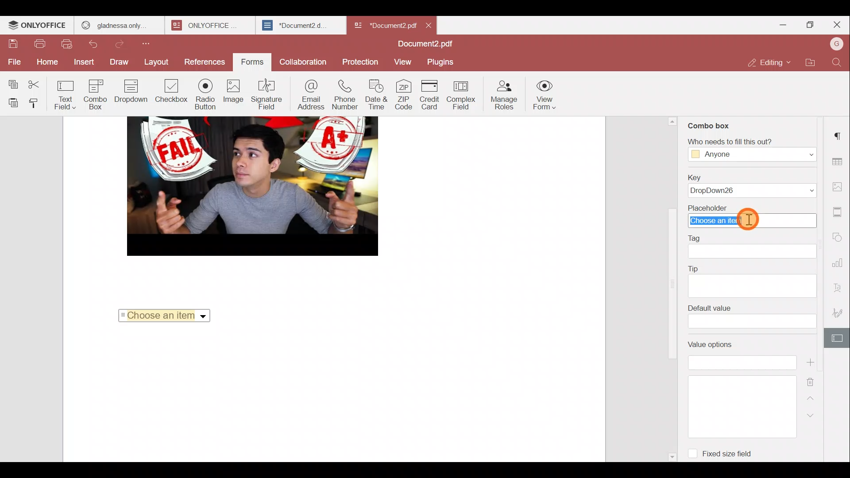 The image size is (850, 478). I want to click on Image, so click(234, 93).